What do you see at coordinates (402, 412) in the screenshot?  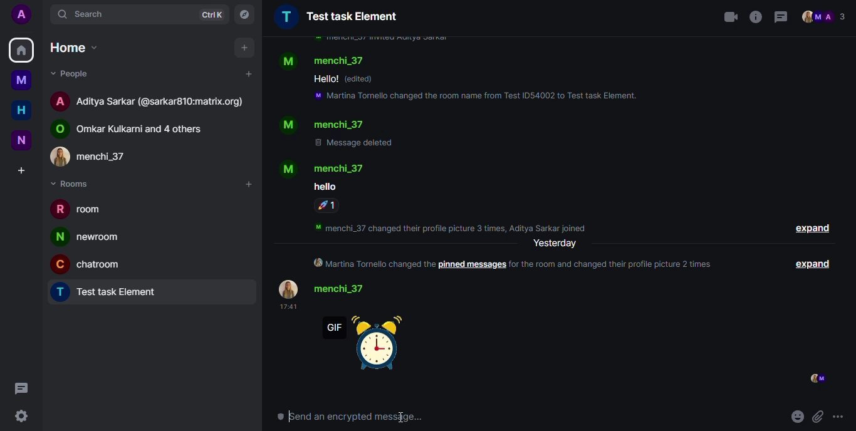 I see `cursor` at bounding box center [402, 412].